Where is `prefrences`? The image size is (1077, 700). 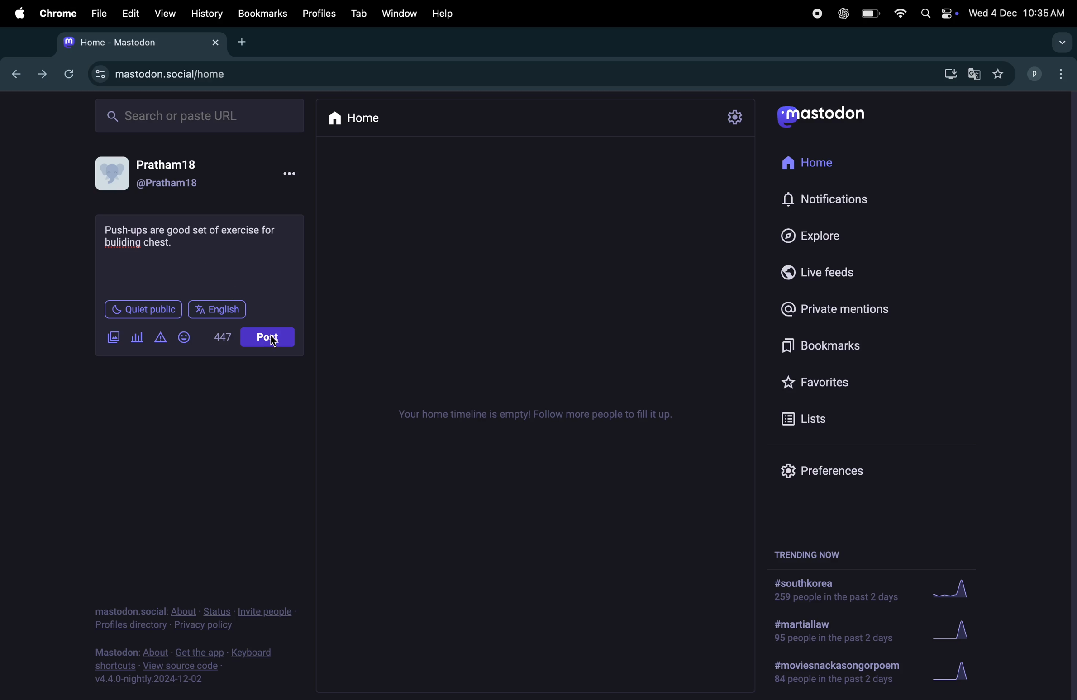
prefrences is located at coordinates (819, 472).